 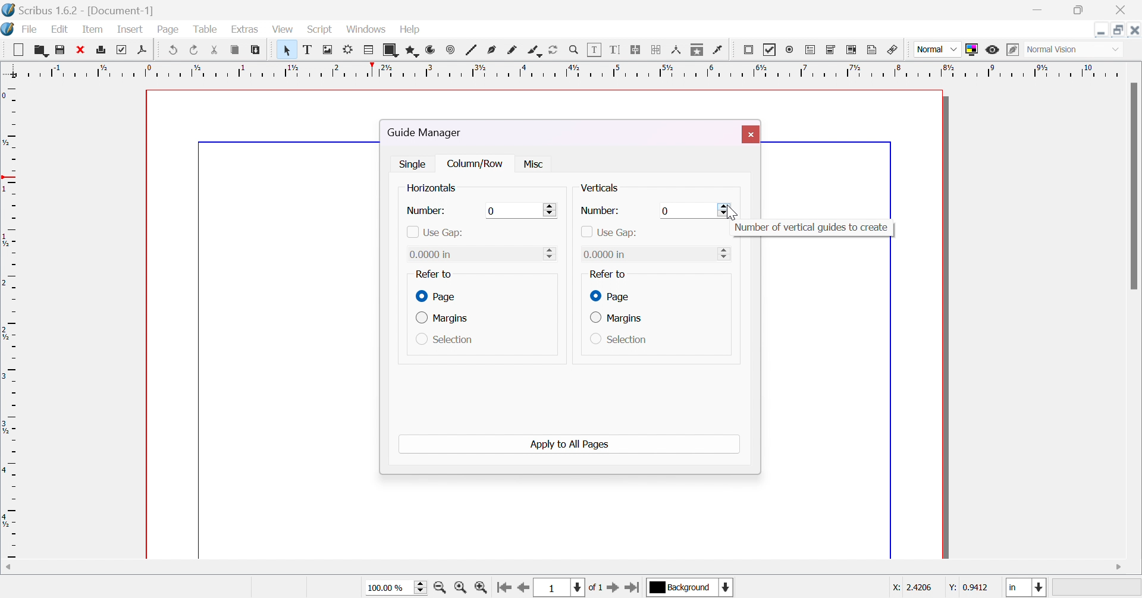 I want to click on link text frames, so click(x=638, y=51).